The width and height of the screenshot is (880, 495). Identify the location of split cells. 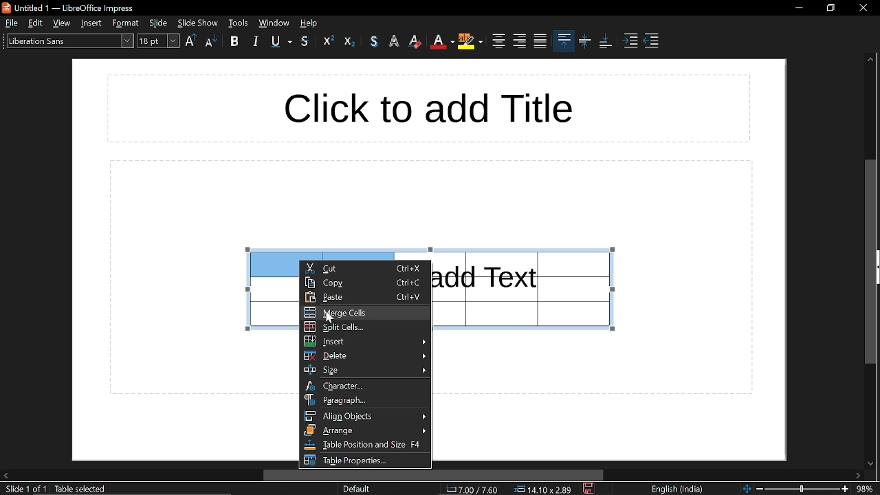
(365, 327).